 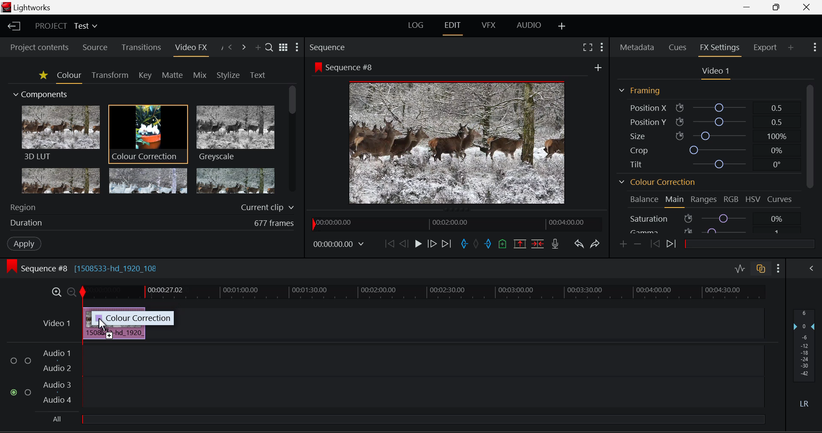 I want to click on Position X, so click(x=706, y=108).